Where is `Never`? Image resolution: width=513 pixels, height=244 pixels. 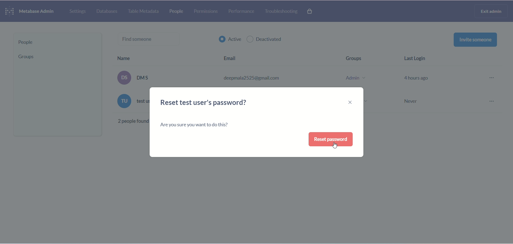 Never is located at coordinates (413, 103).